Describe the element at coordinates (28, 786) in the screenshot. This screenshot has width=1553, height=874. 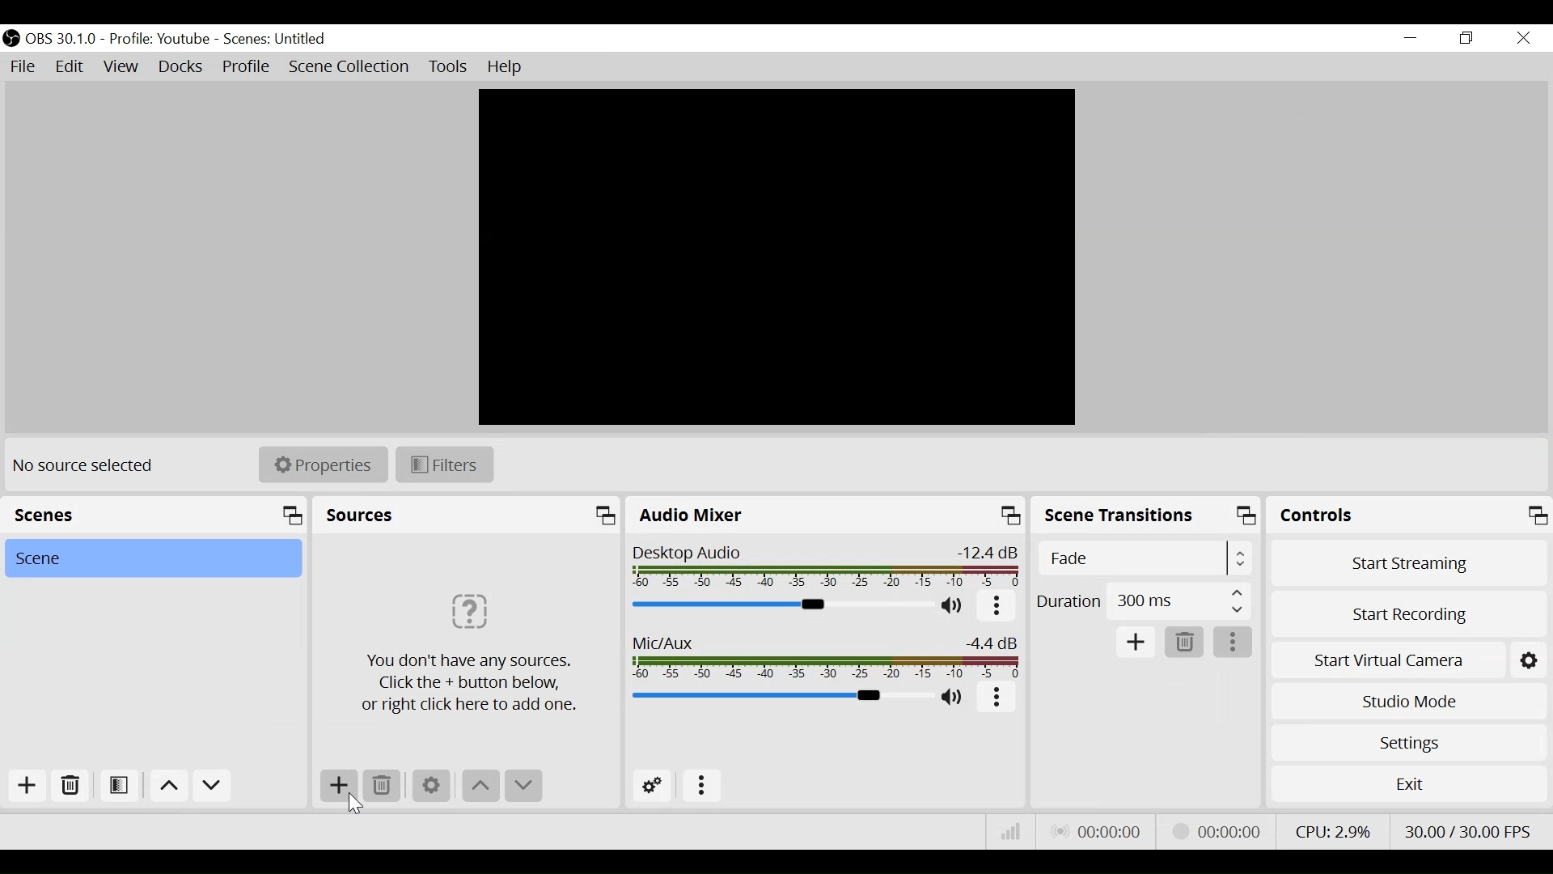
I see `Add` at that location.